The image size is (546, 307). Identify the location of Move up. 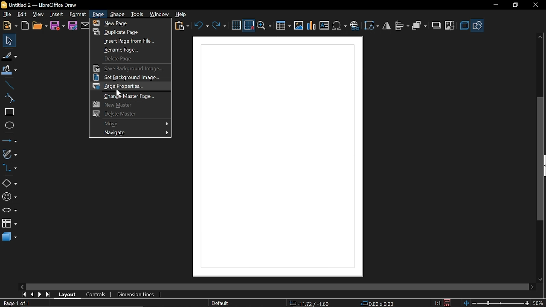
(541, 37).